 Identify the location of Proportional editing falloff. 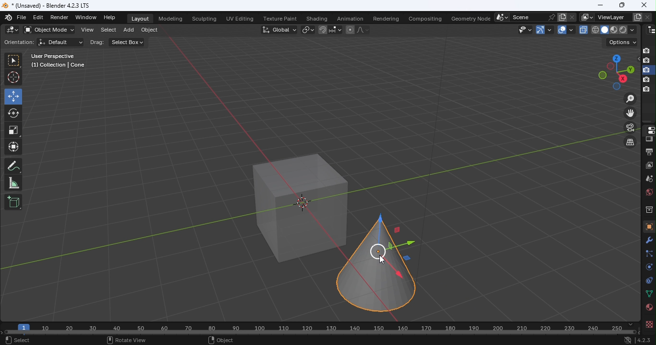
(364, 31).